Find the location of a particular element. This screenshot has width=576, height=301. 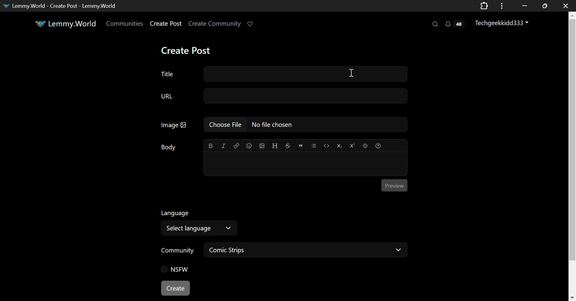

Lemmy.World- Create Post -Lemmy.World is located at coordinates (62, 5).